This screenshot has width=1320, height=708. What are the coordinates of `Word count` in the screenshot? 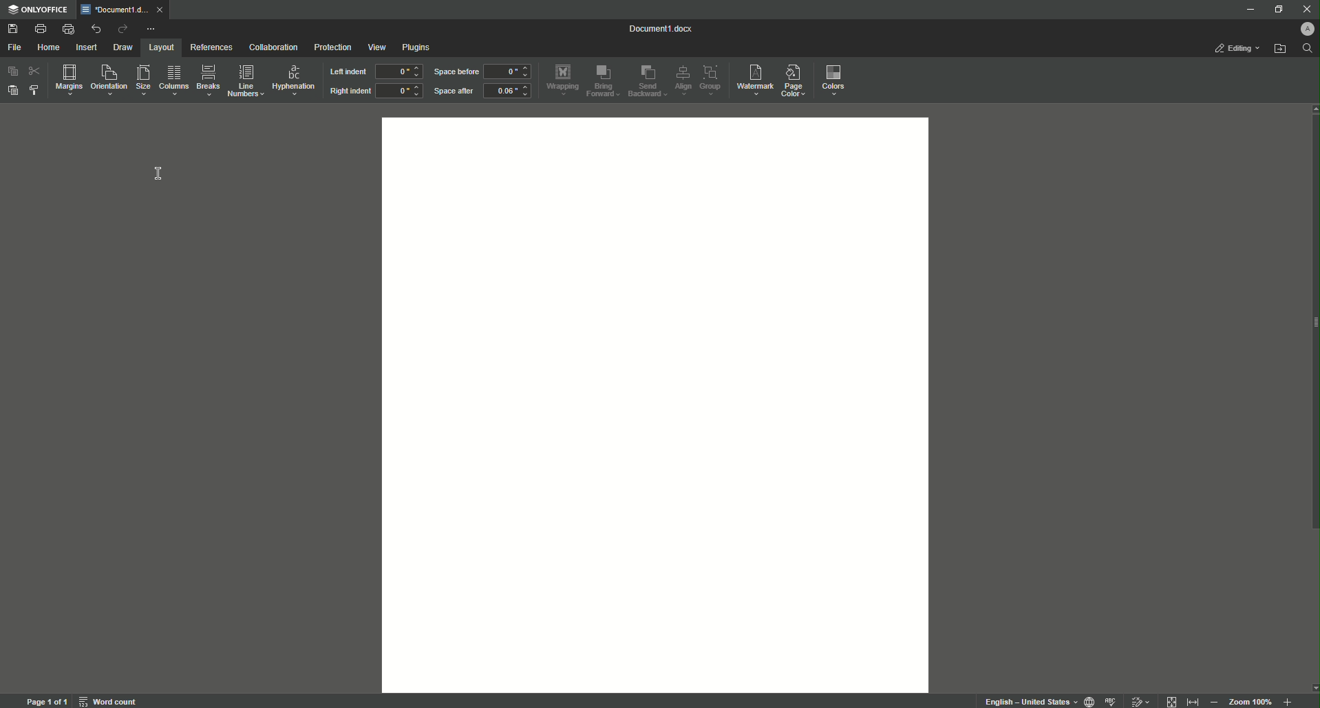 It's located at (109, 701).